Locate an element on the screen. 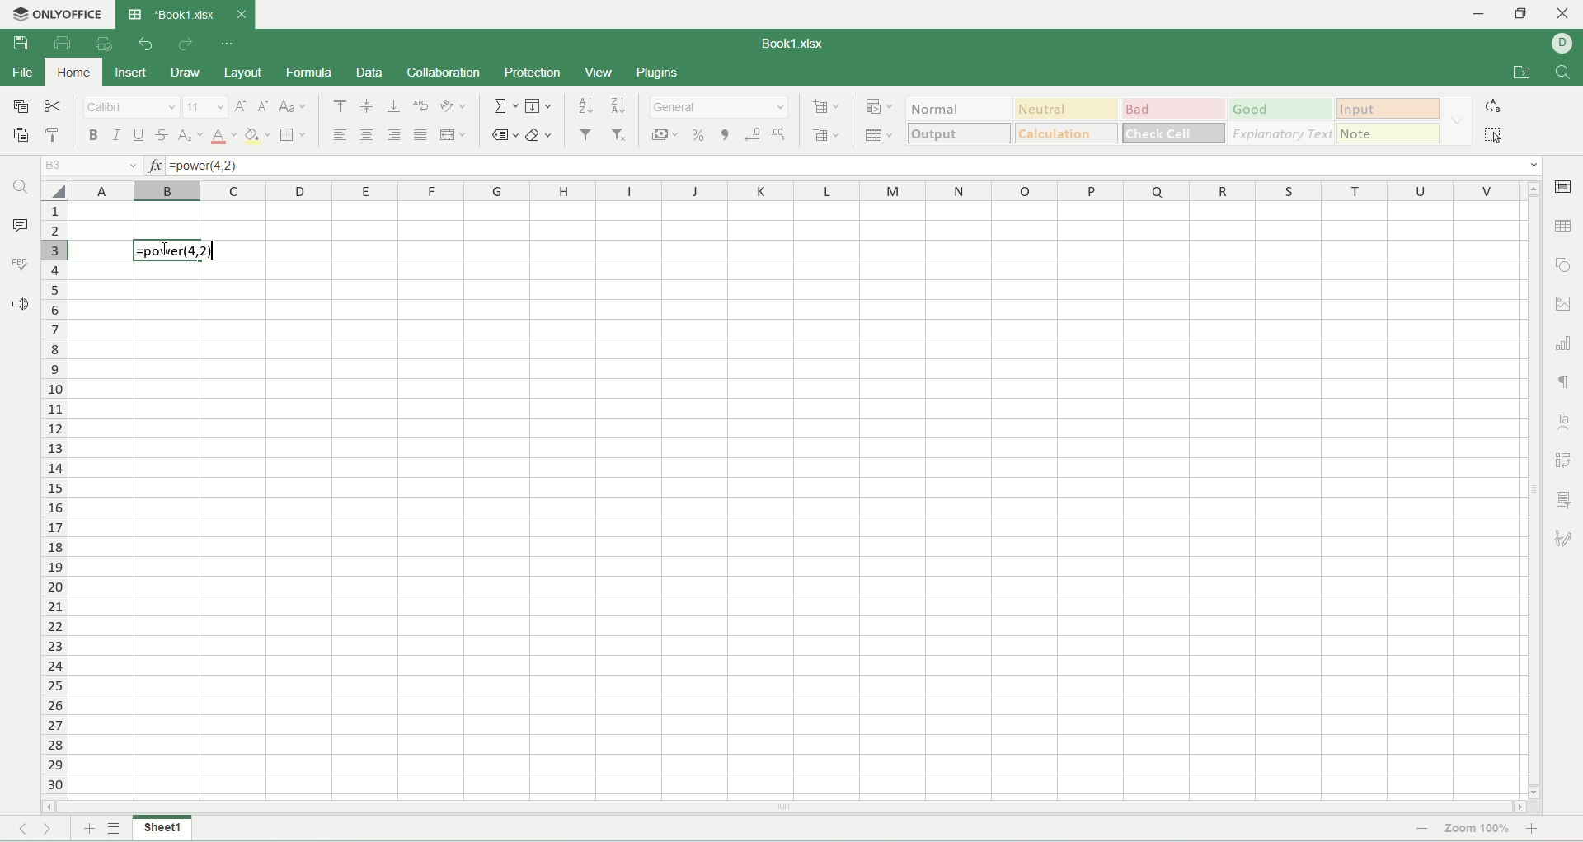  remove filter is located at coordinates (621, 134).